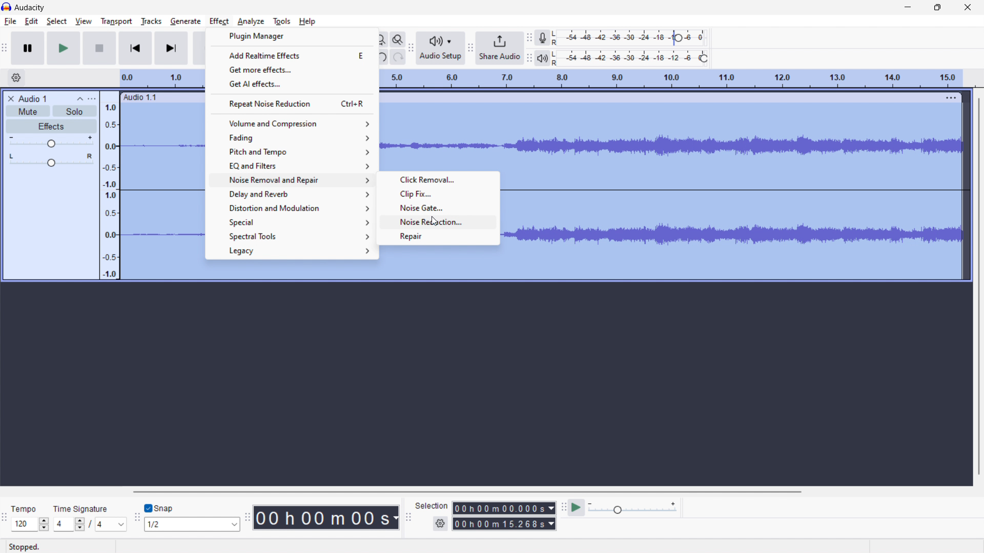 The image size is (984, 553). Describe the element at coordinates (438, 180) in the screenshot. I see `click removal` at that location.